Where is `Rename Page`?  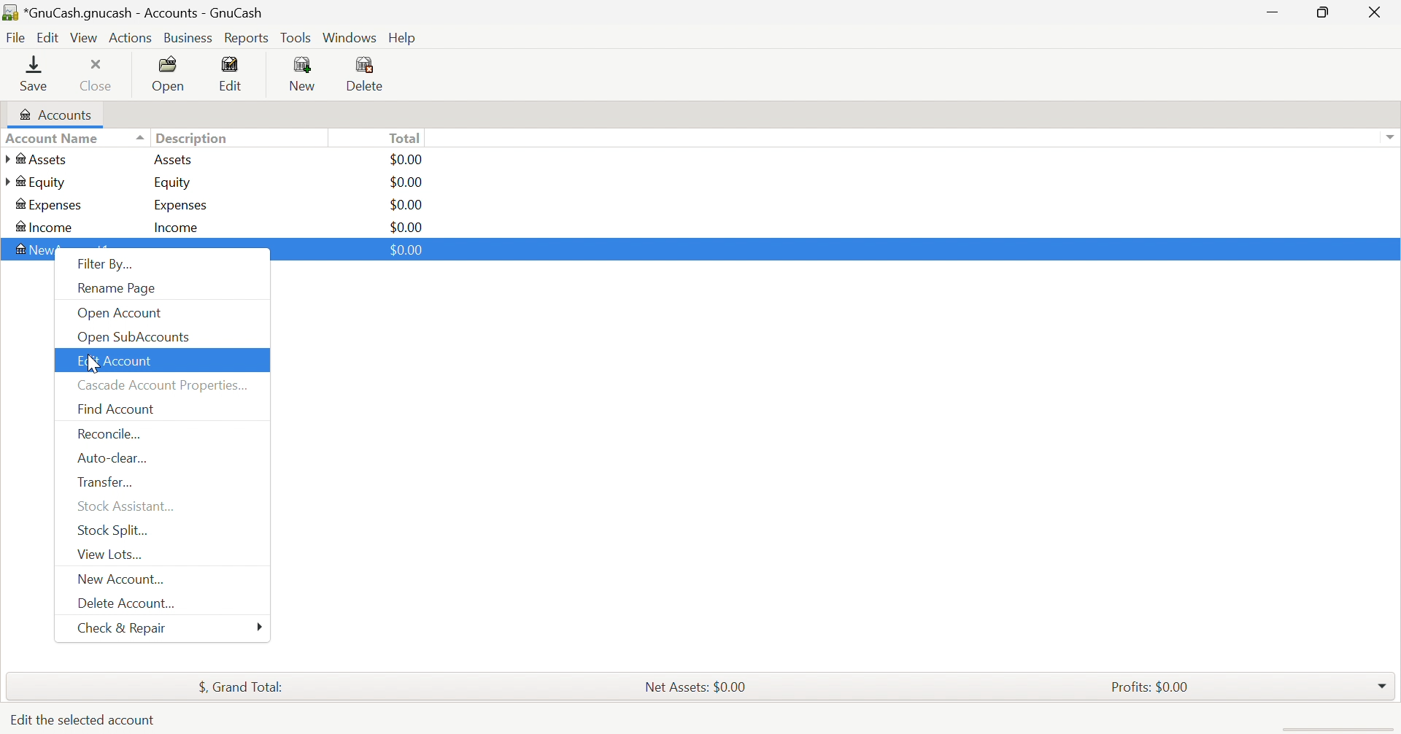 Rename Page is located at coordinates (119, 287).